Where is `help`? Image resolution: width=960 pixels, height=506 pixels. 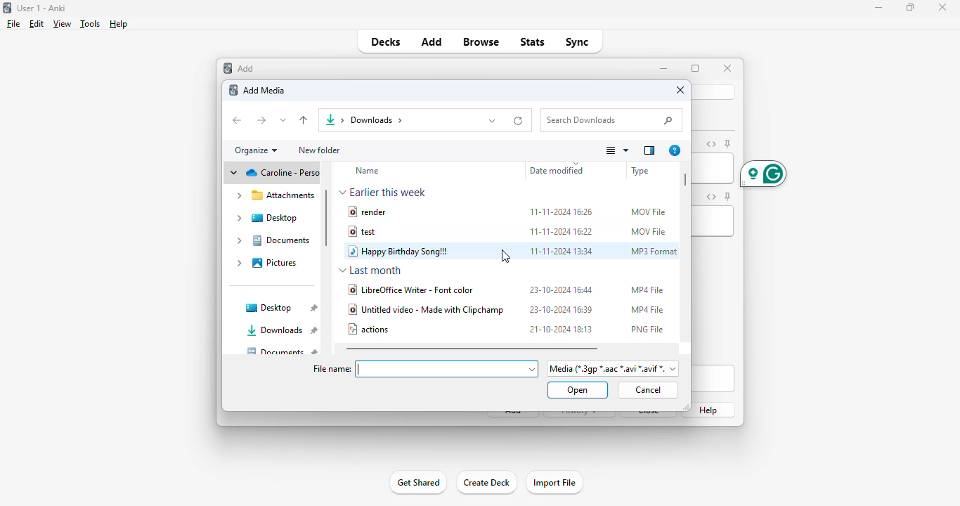
help is located at coordinates (119, 24).